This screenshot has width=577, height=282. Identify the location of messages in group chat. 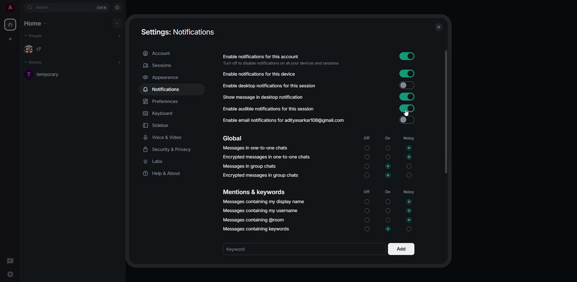
(251, 167).